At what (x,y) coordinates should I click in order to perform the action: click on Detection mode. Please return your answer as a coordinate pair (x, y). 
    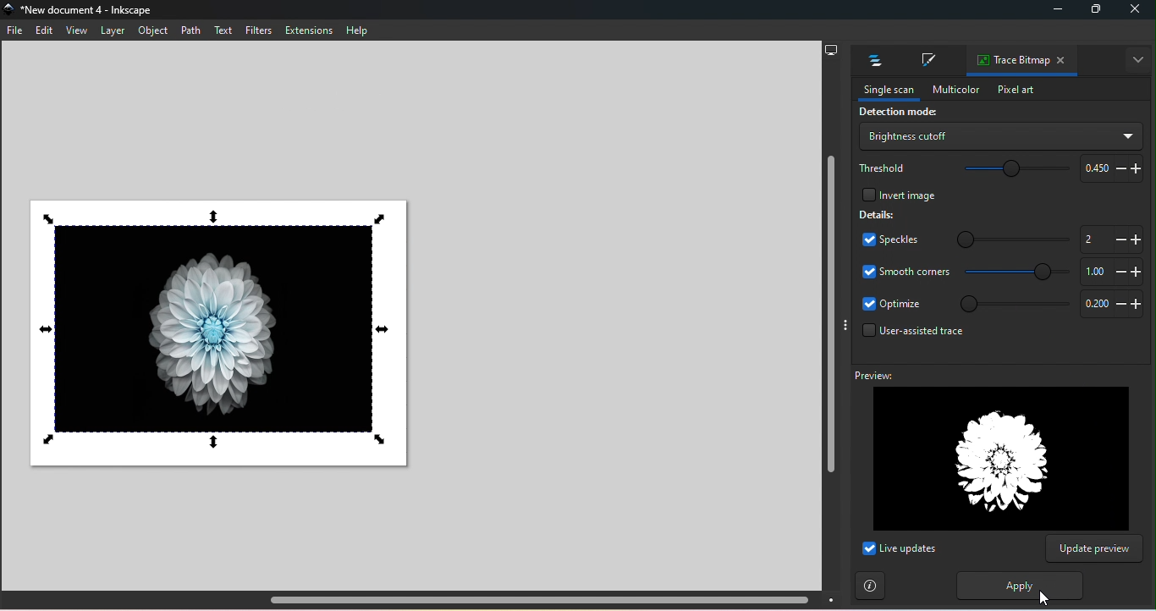
    Looking at the image, I should click on (895, 113).